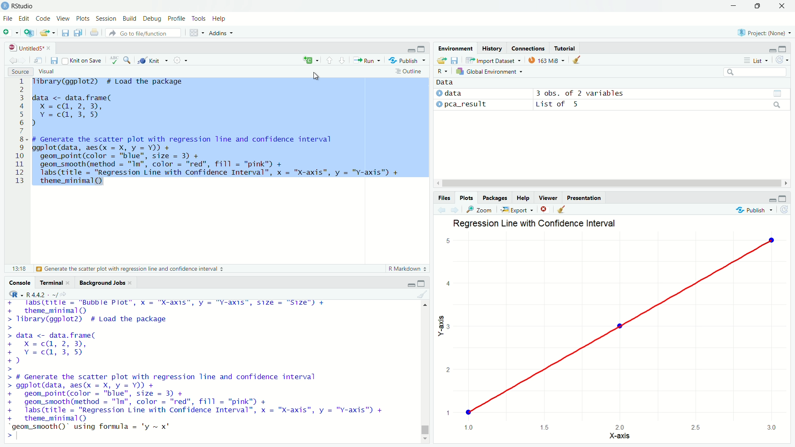 The image size is (795, 447). What do you see at coordinates (492, 48) in the screenshot?
I see `History` at bounding box center [492, 48].